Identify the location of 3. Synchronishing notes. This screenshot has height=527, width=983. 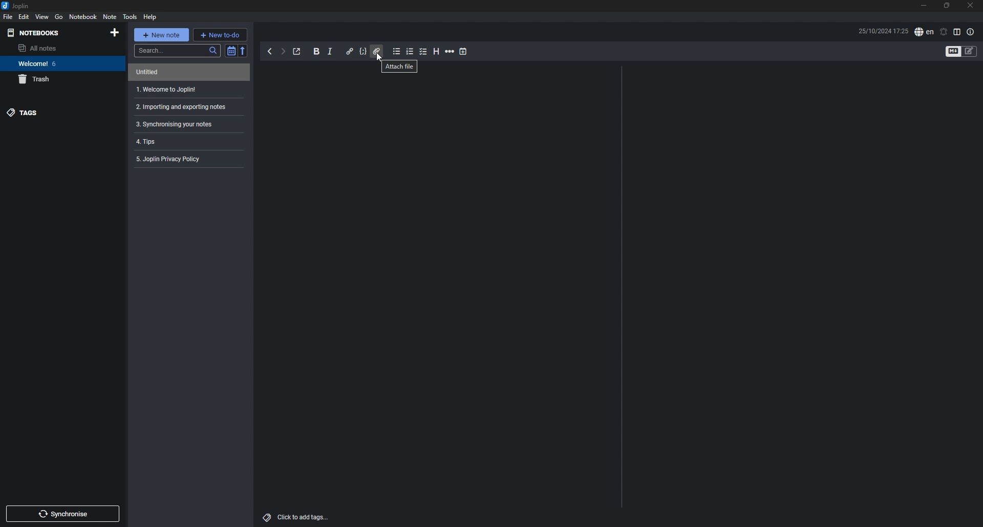
(185, 124).